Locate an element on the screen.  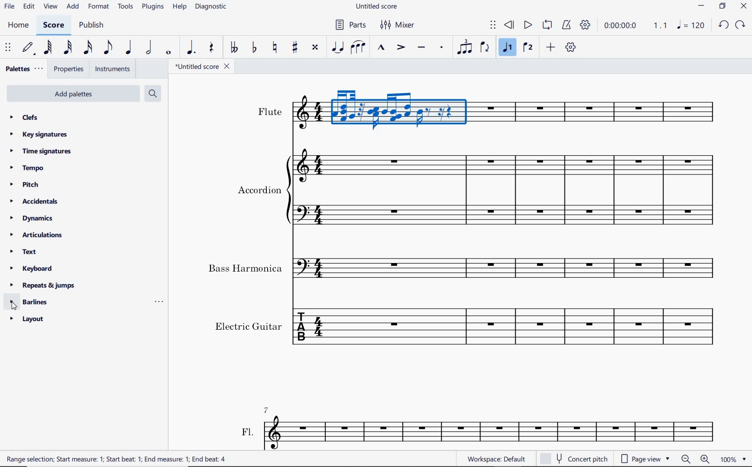
file name is located at coordinates (204, 68).